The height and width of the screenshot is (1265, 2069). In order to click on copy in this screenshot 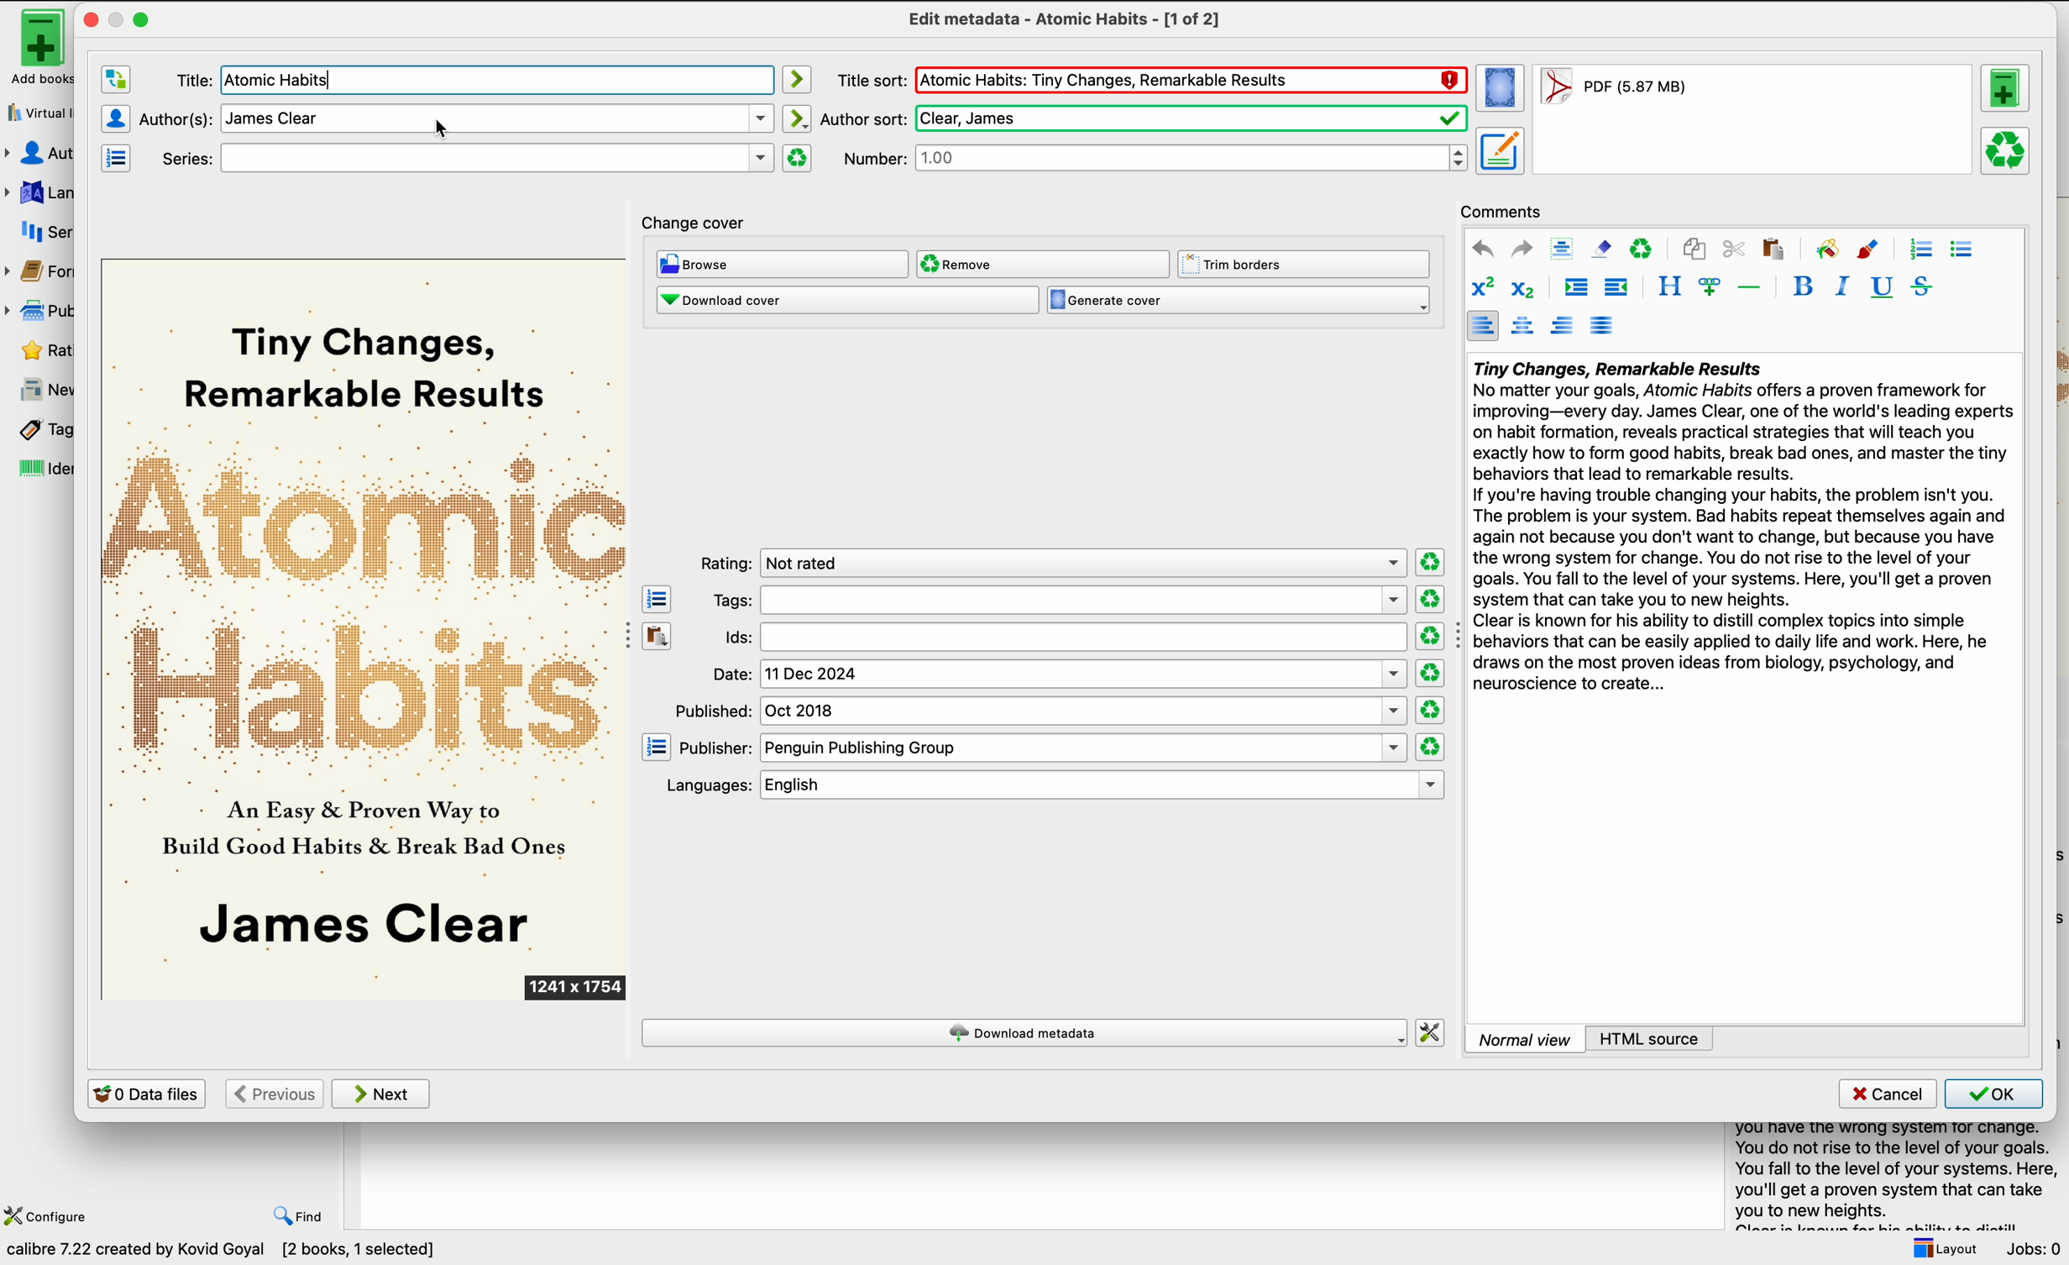, I will do `click(1696, 247)`.